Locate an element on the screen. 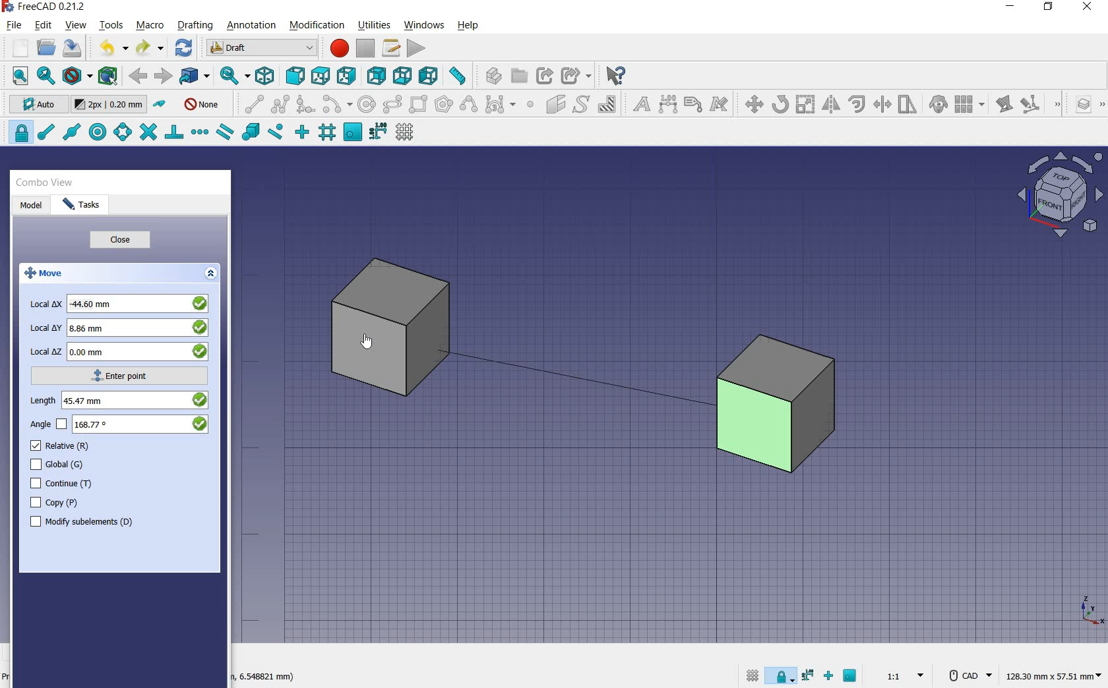 Image resolution: width=1108 pixels, height=688 pixels. back is located at coordinates (138, 76).